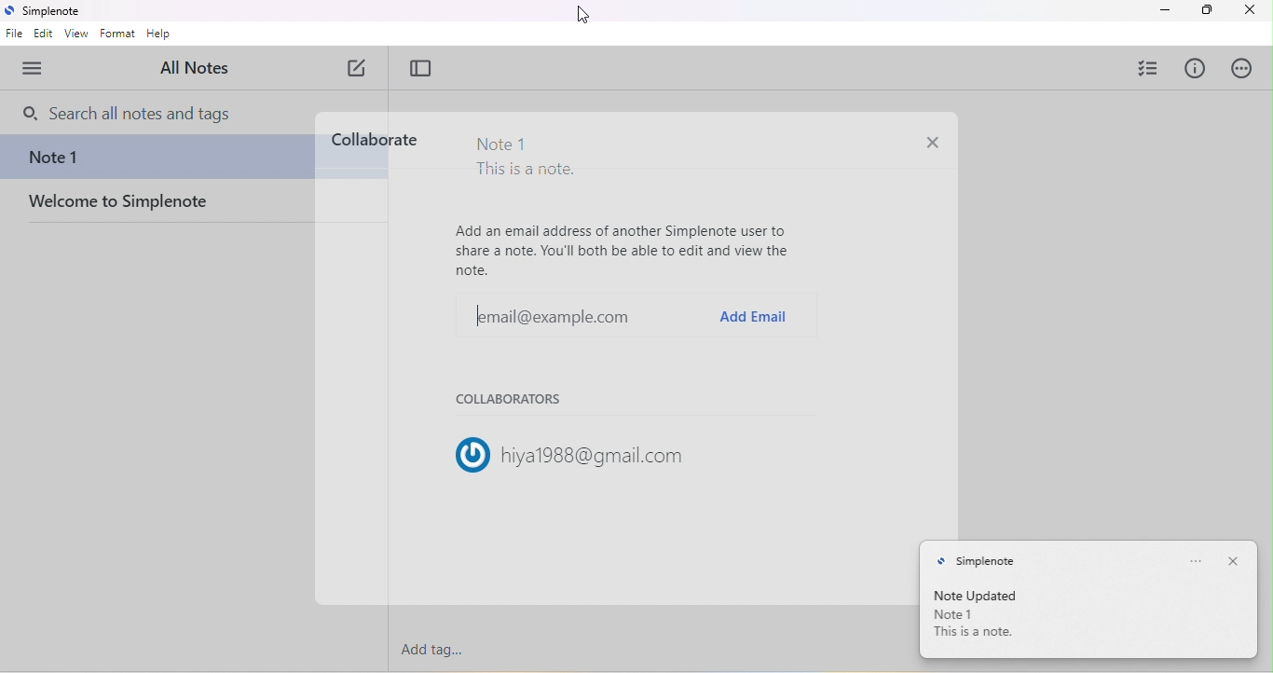 This screenshot has width=1273, height=673. What do you see at coordinates (476, 314) in the screenshot?
I see `typing cursor on email@example.com` at bounding box center [476, 314].